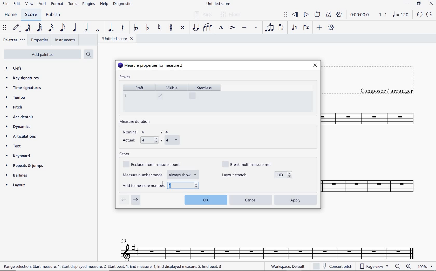  What do you see at coordinates (113, 266) in the screenshot?
I see `range selection` at bounding box center [113, 266].